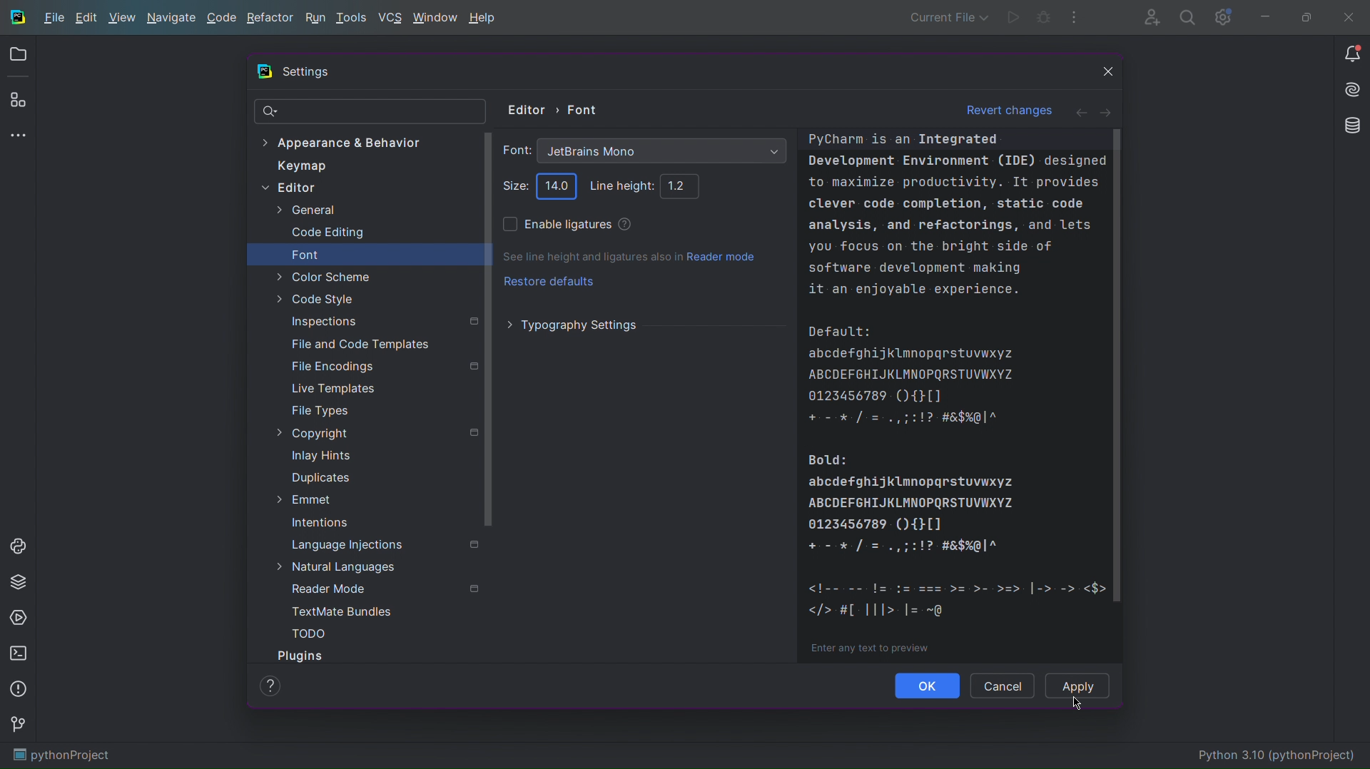  Describe the element at coordinates (18, 56) in the screenshot. I see `Open` at that location.